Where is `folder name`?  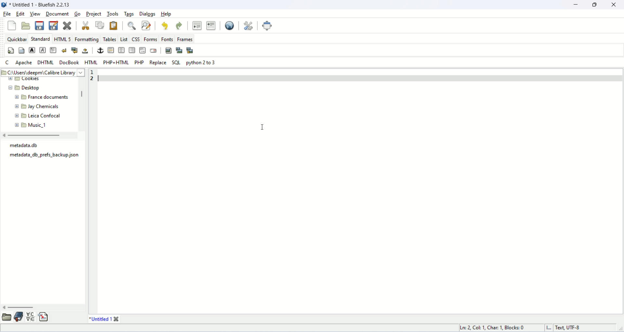
folder name is located at coordinates (38, 107).